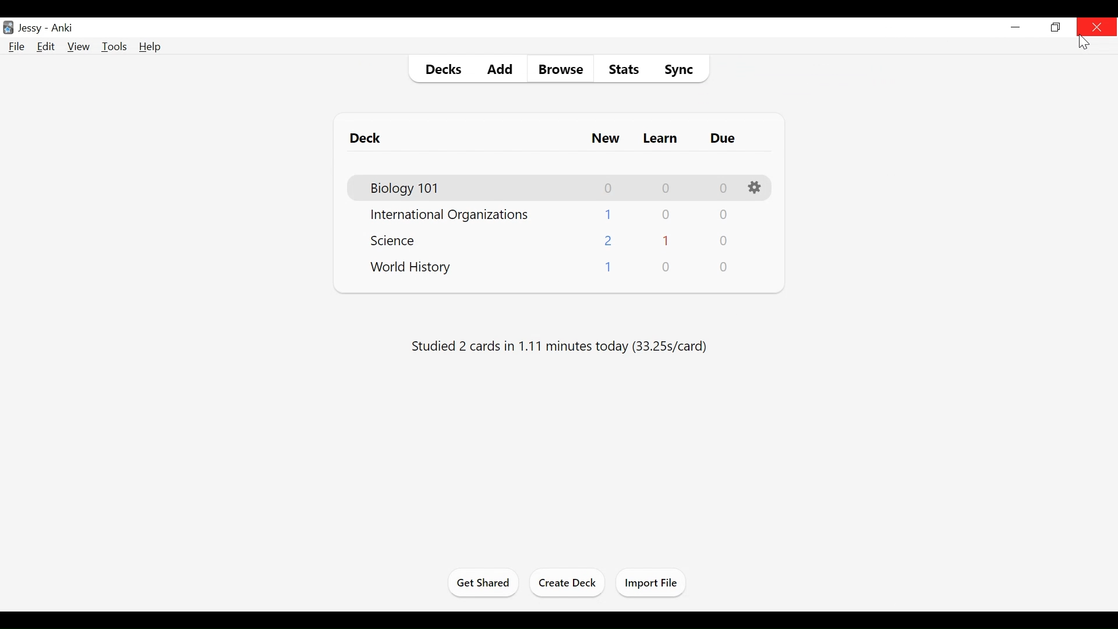 This screenshot has width=1118, height=629. What do you see at coordinates (1096, 27) in the screenshot?
I see `Close` at bounding box center [1096, 27].